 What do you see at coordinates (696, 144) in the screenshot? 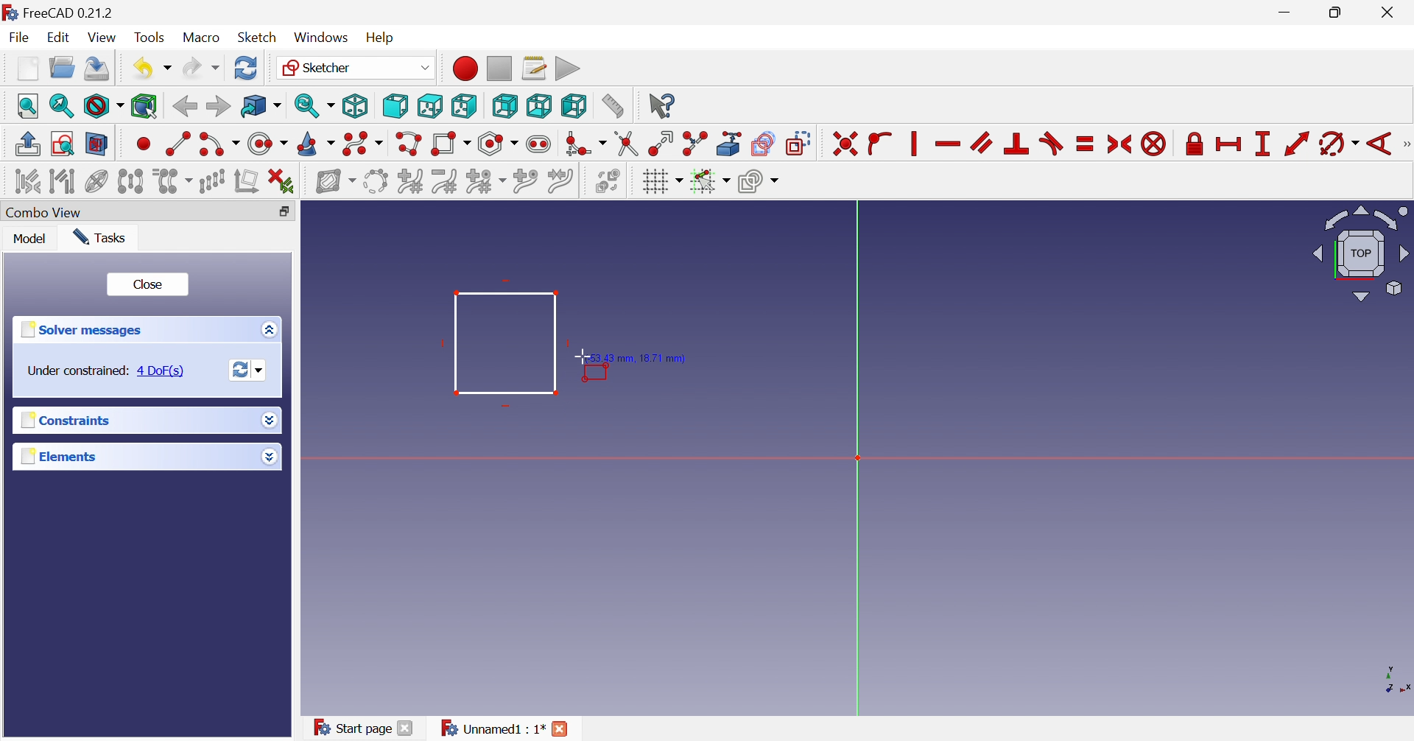
I see `Split edge` at bounding box center [696, 144].